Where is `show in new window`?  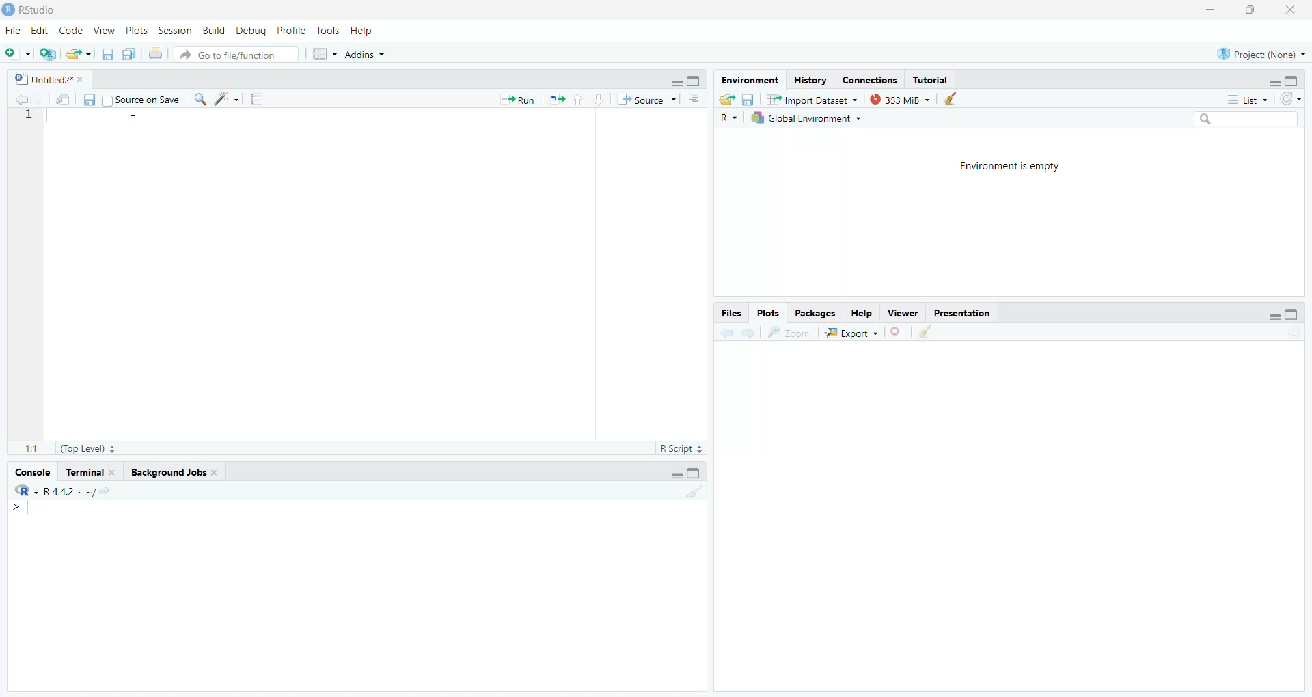 show in new window is located at coordinates (64, 100).